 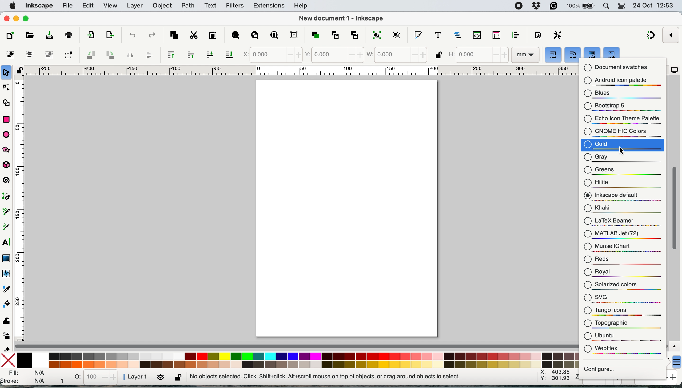 I want to click on text, so click(x=209, y=6).